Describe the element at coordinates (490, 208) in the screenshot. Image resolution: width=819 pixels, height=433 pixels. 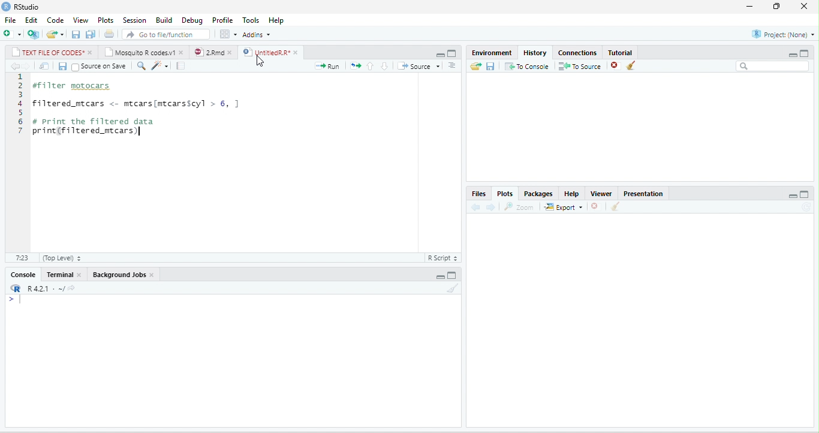
I see `forward` at that location.